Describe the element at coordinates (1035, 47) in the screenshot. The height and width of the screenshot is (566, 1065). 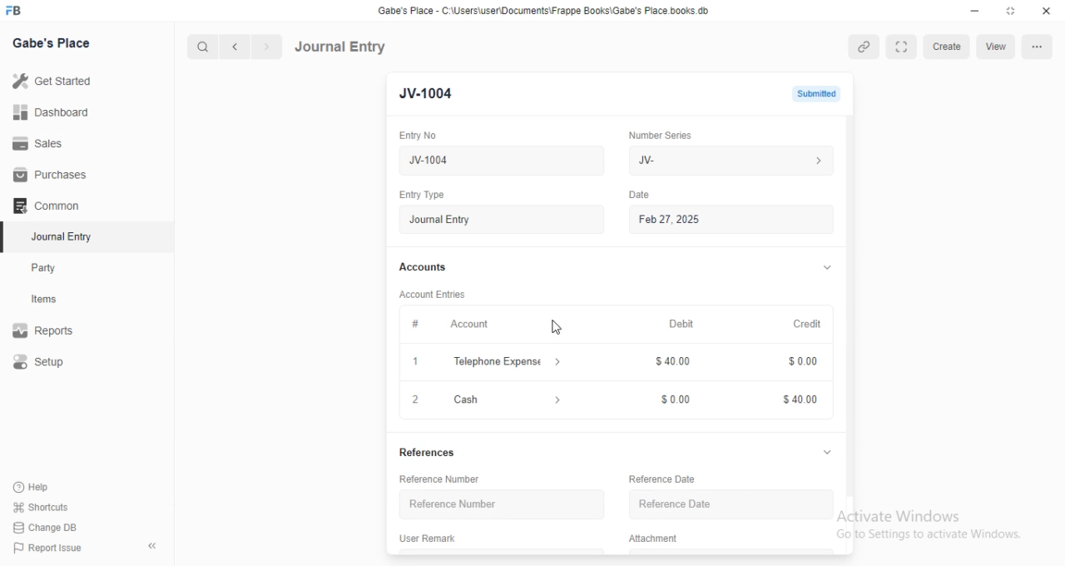
I see `More options` at that location.